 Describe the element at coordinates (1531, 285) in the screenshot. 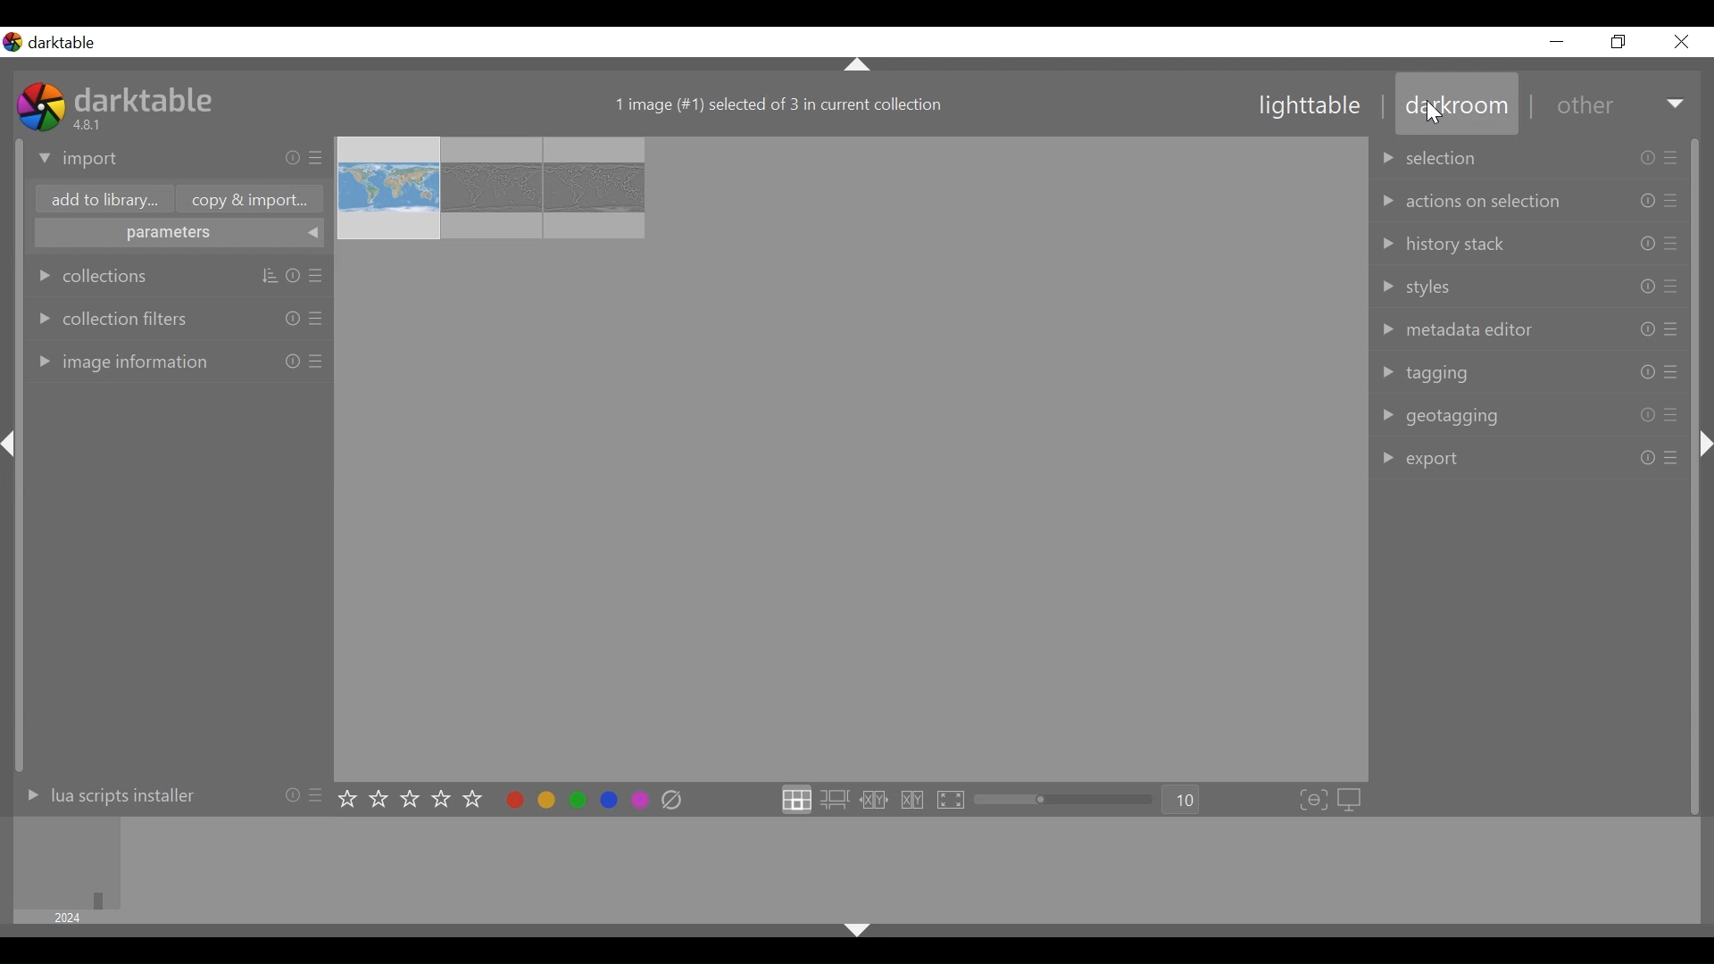

I see `styles` at that location.